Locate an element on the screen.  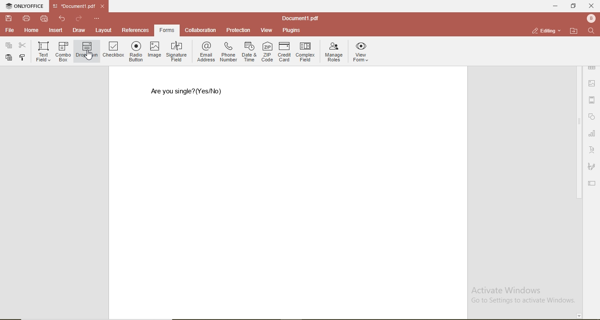
are you single? (Yes/No) is located at coordinates (189, 92).